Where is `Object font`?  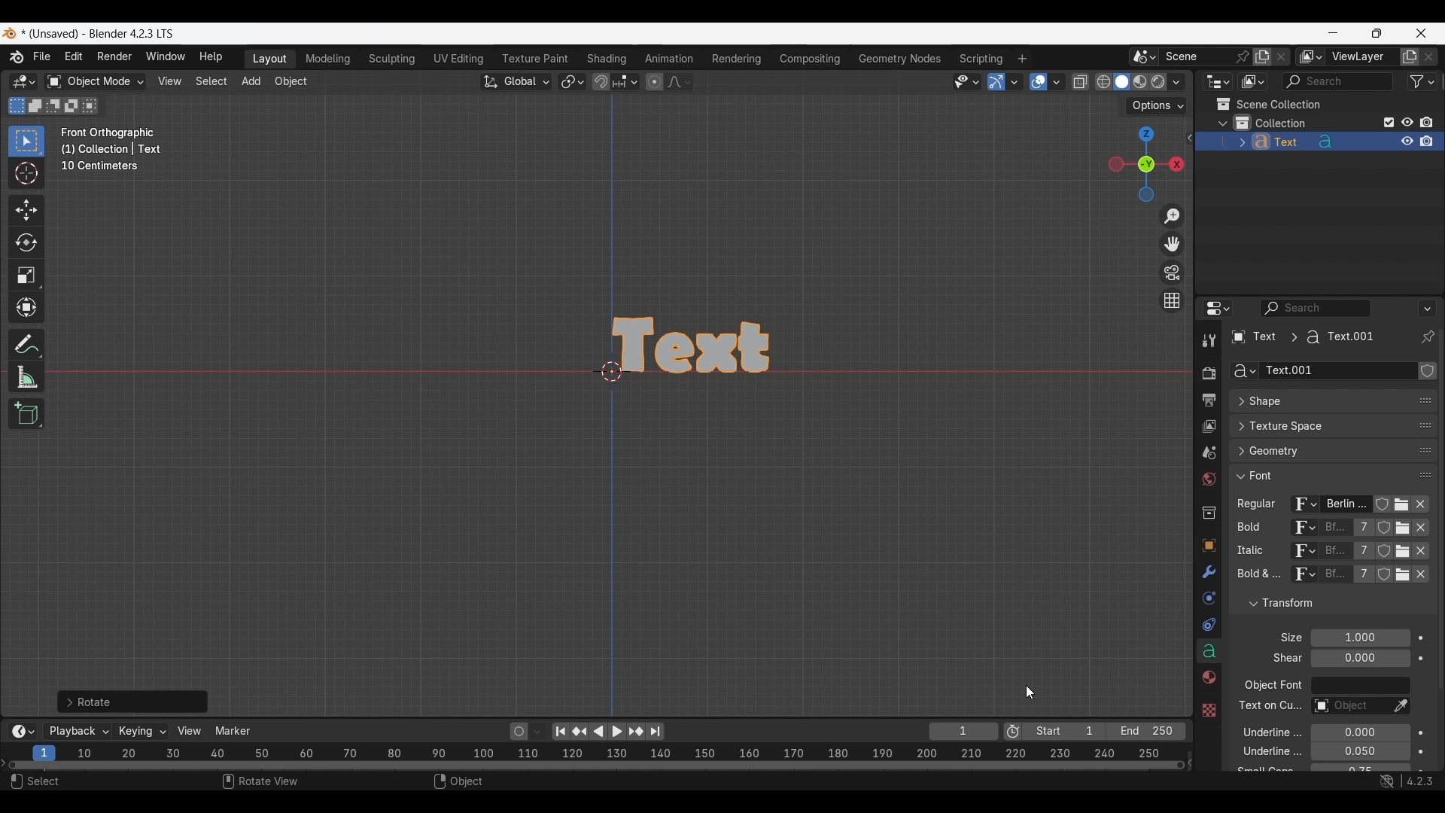 Object font is located at coordinates (1360, 686).